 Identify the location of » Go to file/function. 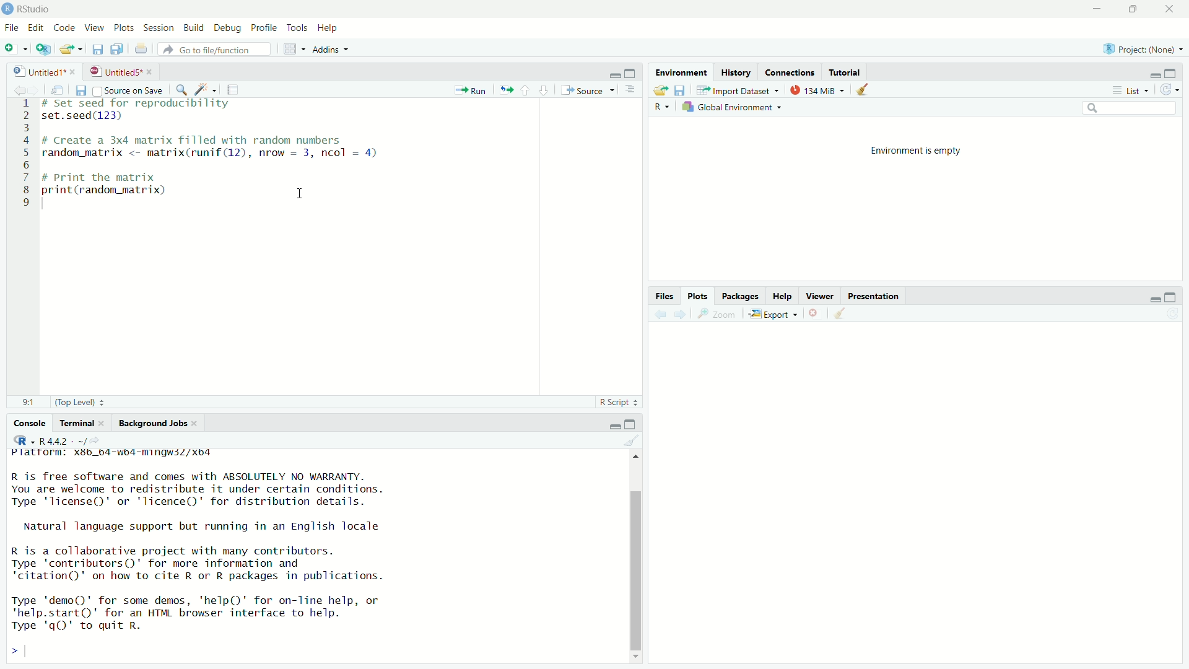
(208, 49).